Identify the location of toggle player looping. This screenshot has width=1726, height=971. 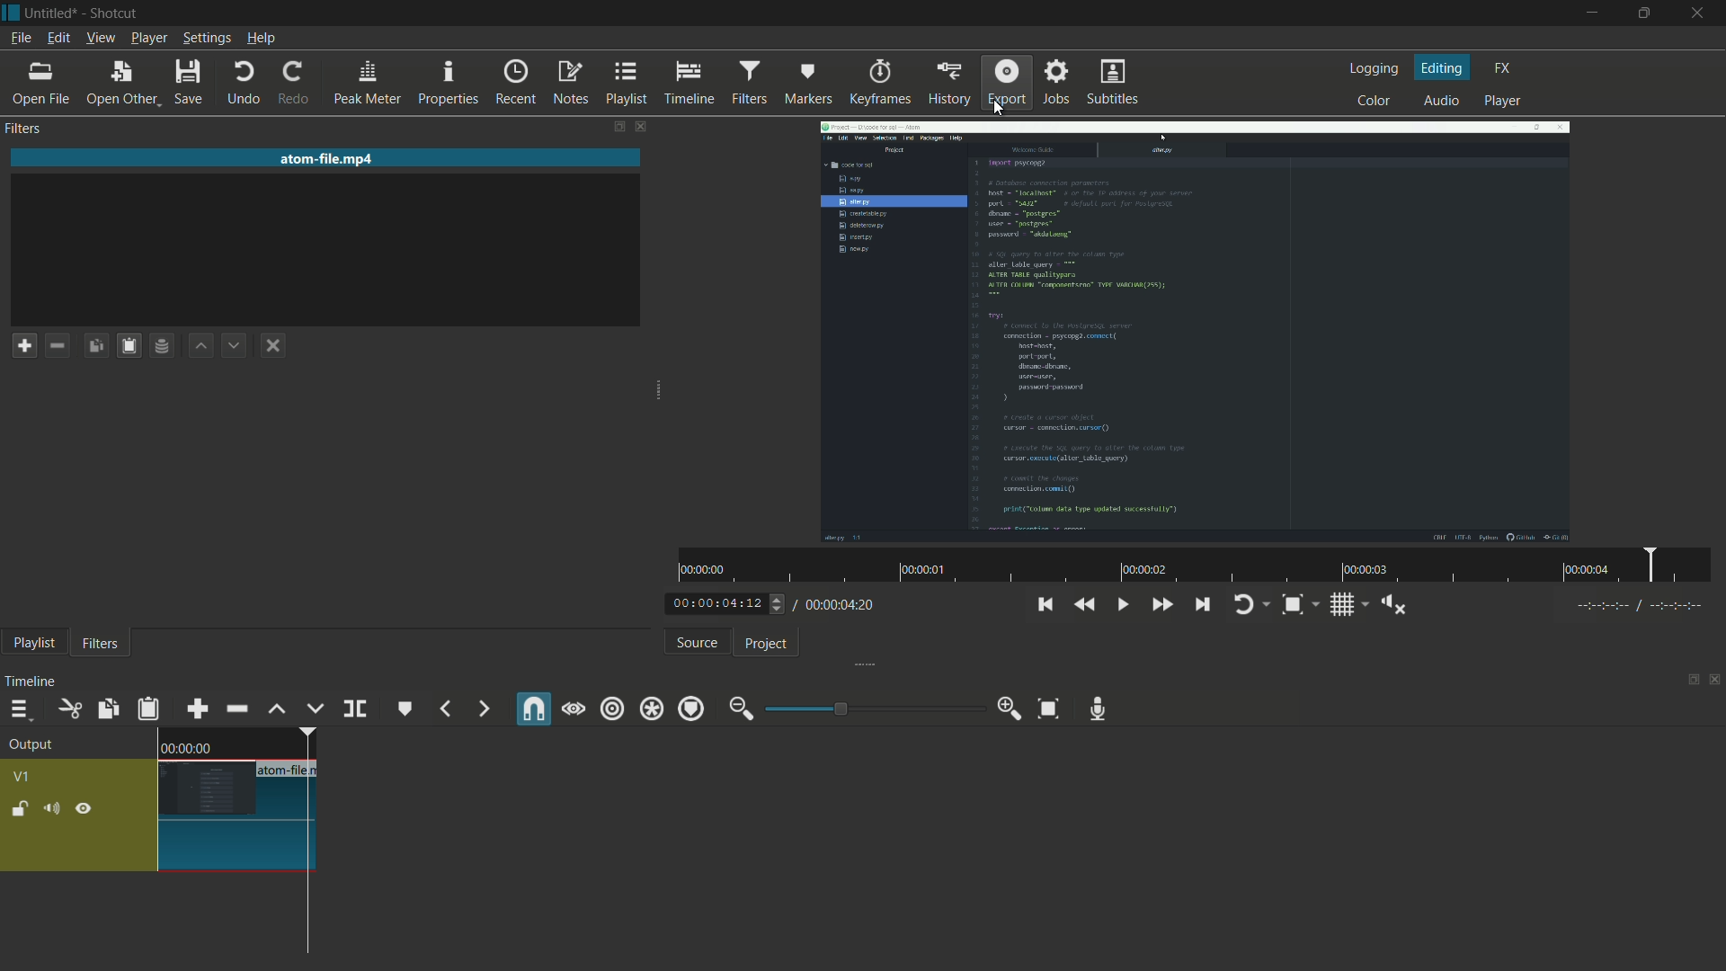
(1243, 606).